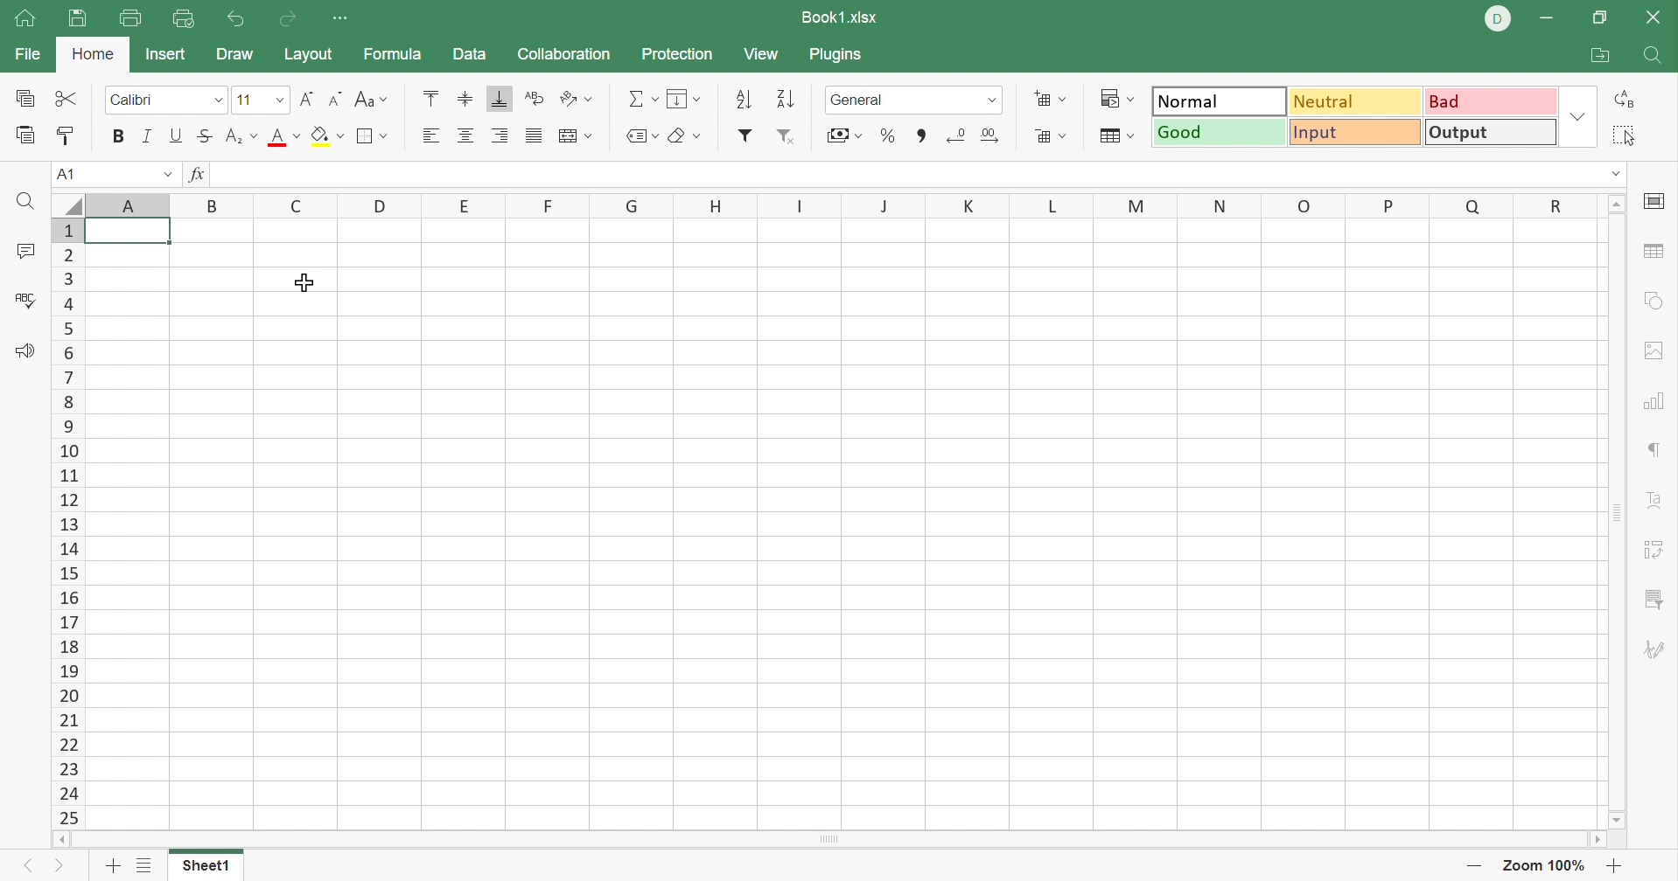 The image size is (1678, 881). Describe the element at coordinates (66, 524) in the screenshot. I see `Row numbers` at that location.